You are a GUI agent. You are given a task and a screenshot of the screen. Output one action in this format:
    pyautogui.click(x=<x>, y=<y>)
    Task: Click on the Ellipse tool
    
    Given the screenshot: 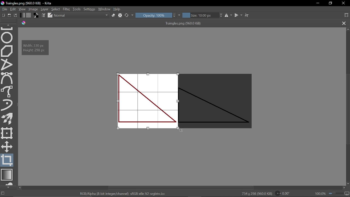 What is the action you would take?
    pyautogui.click(x=7, y=37)
    